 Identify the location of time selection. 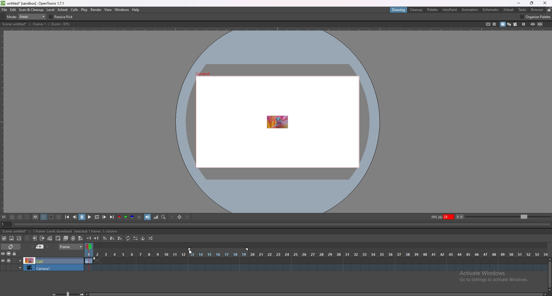
(88, 245).